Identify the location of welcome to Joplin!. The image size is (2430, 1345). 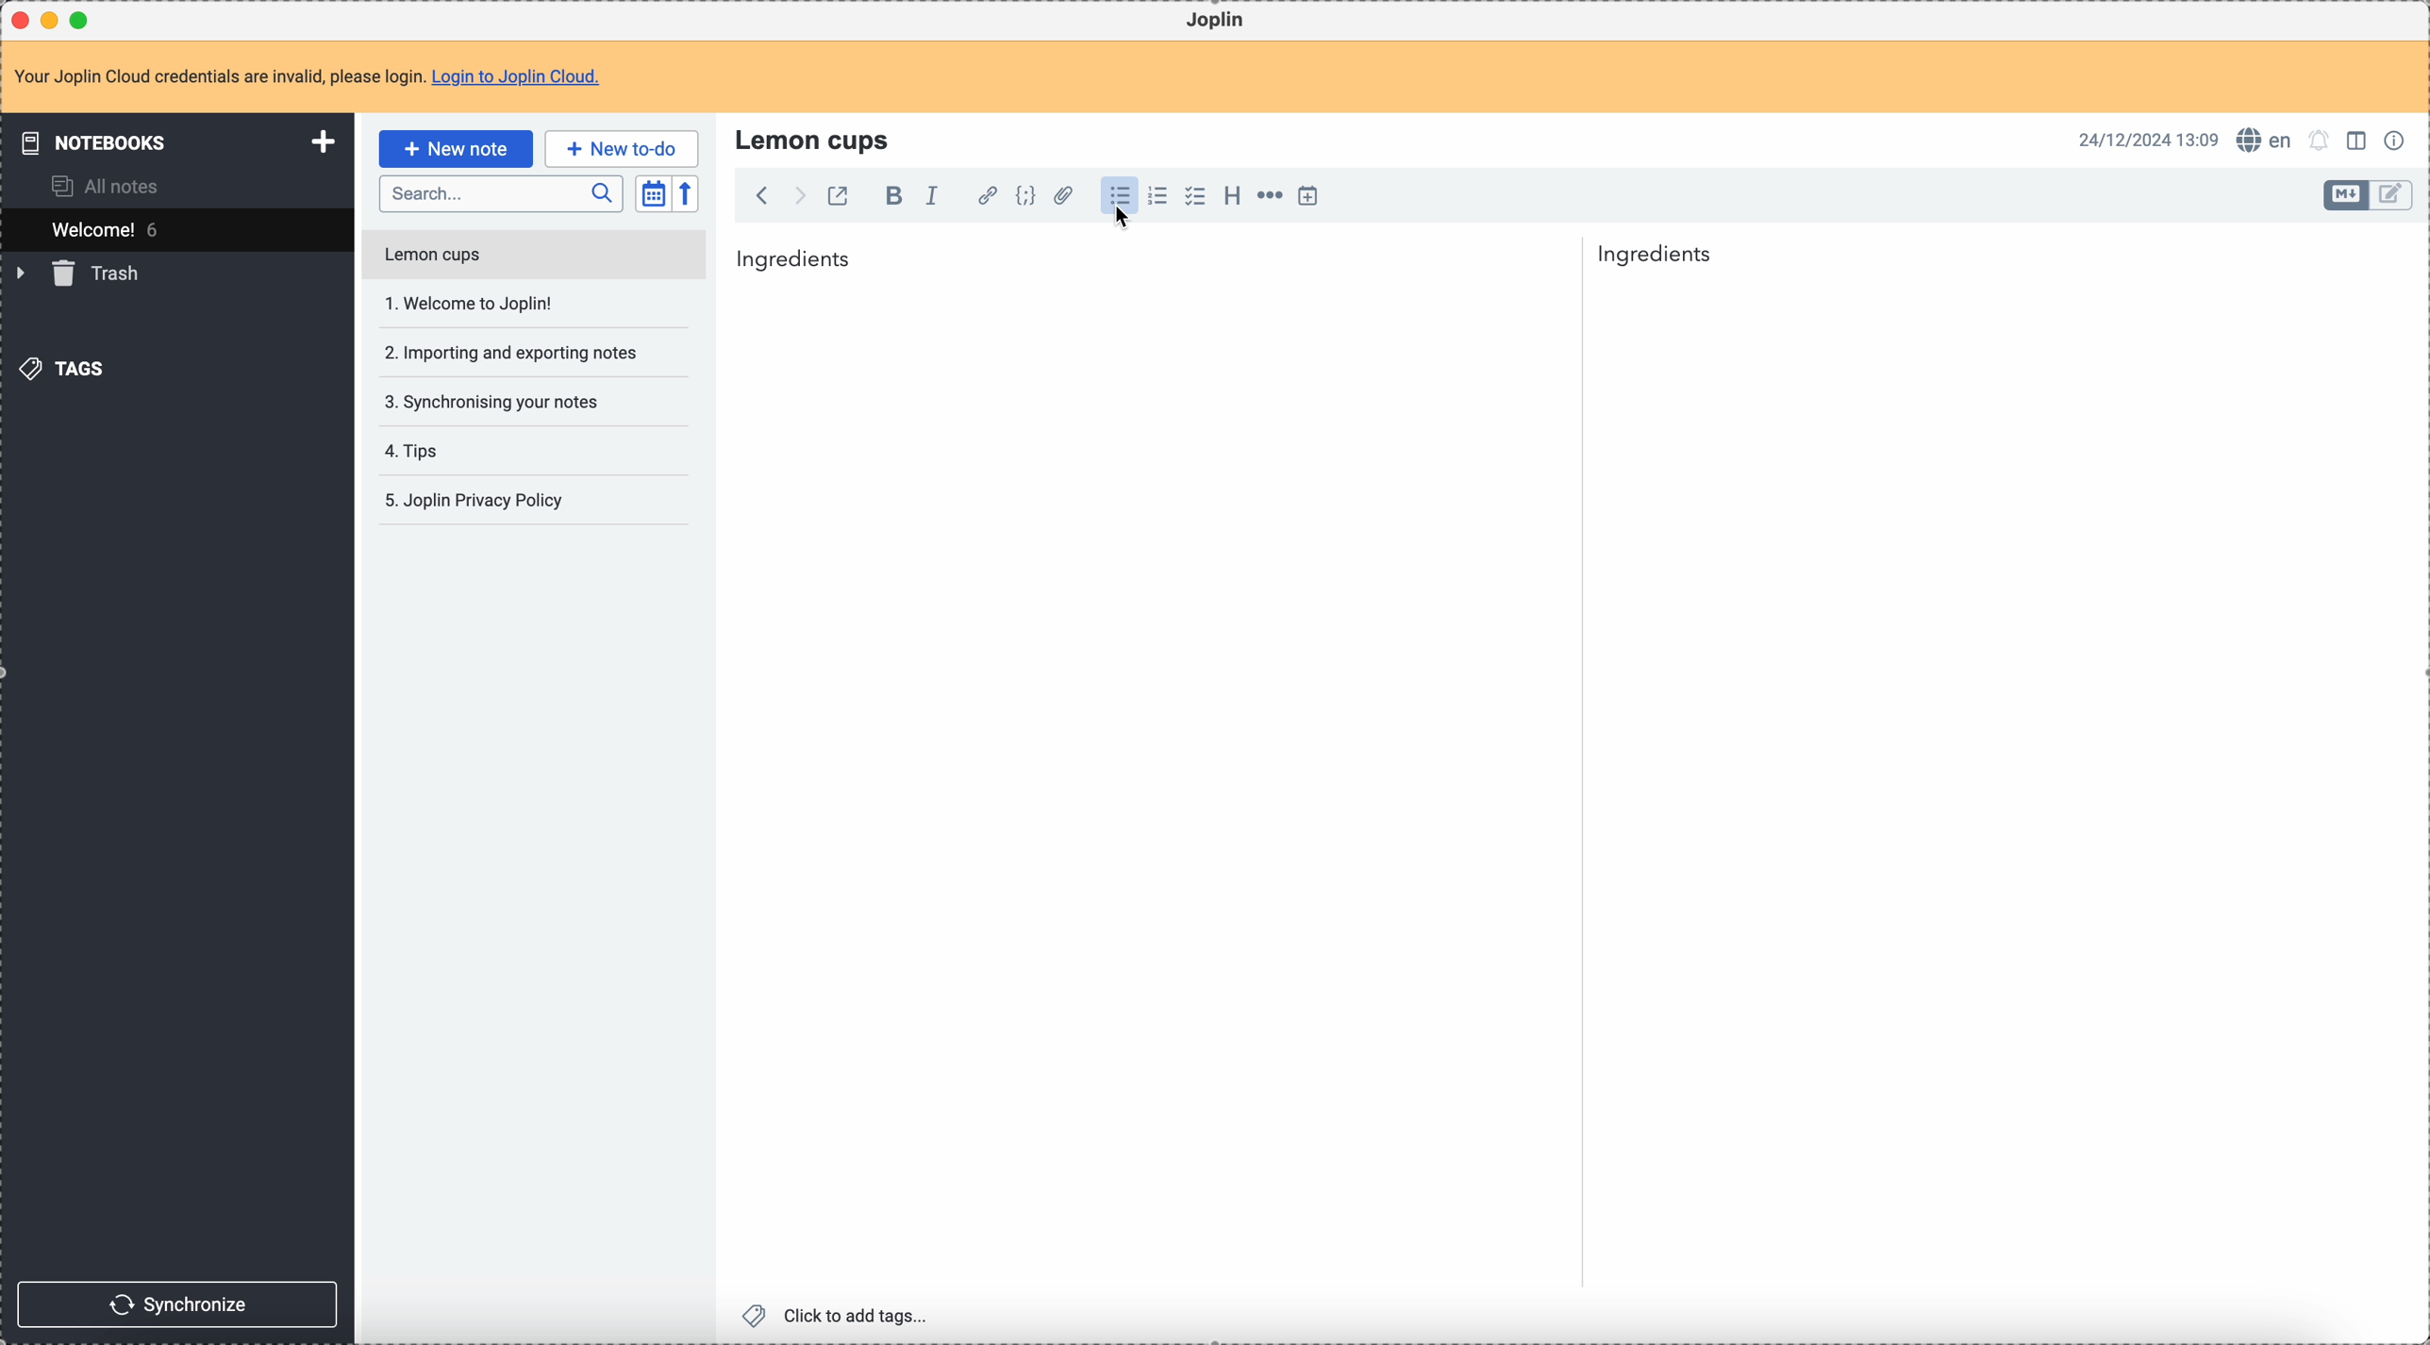
(471, 303).